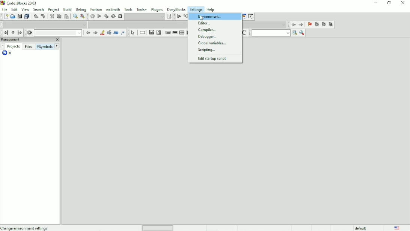 This screenshot has width=410, height=231. I want to click on Minimize, so click(376, 3).